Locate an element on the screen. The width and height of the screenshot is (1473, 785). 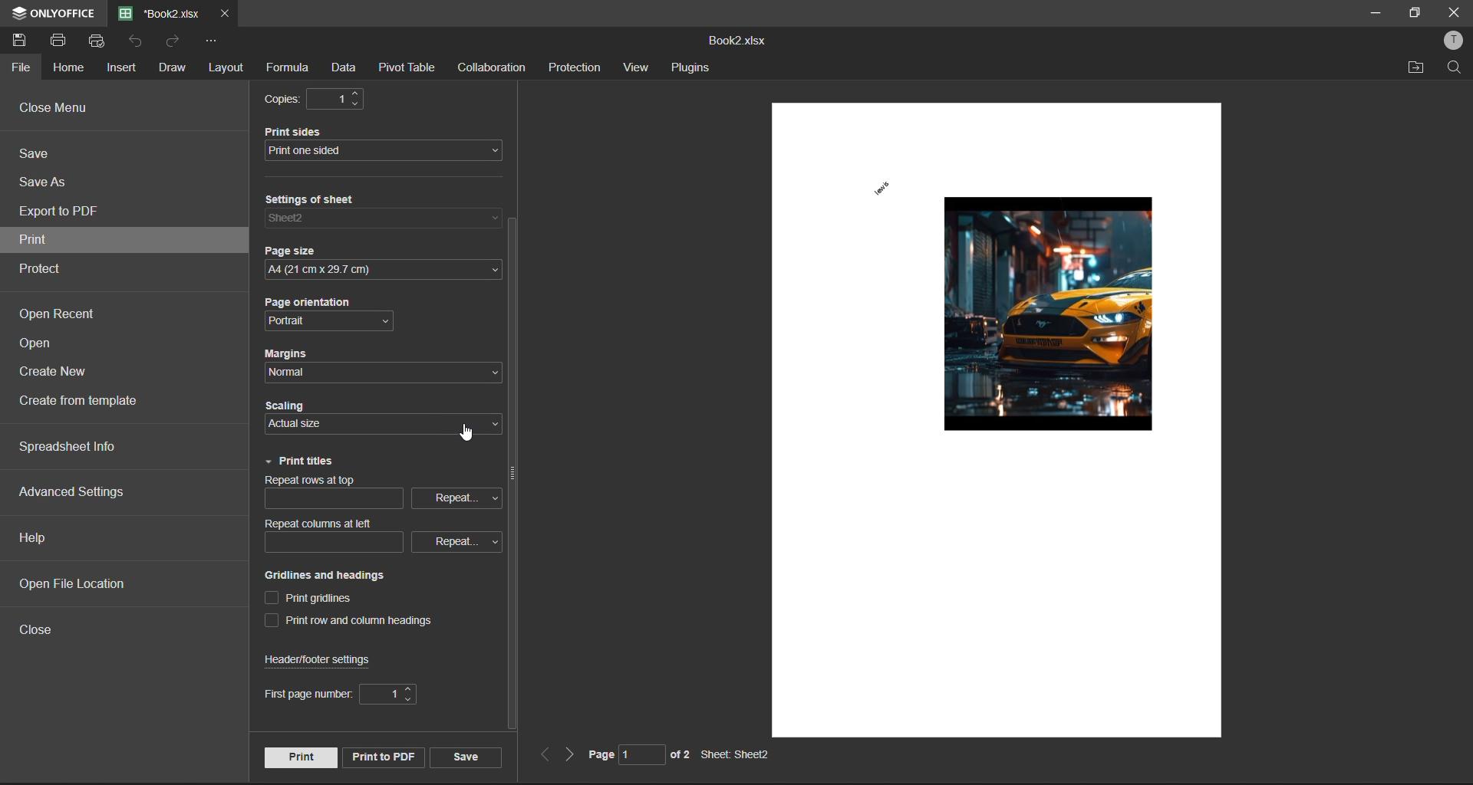
export to pdf is located at coordinates (64, 213).